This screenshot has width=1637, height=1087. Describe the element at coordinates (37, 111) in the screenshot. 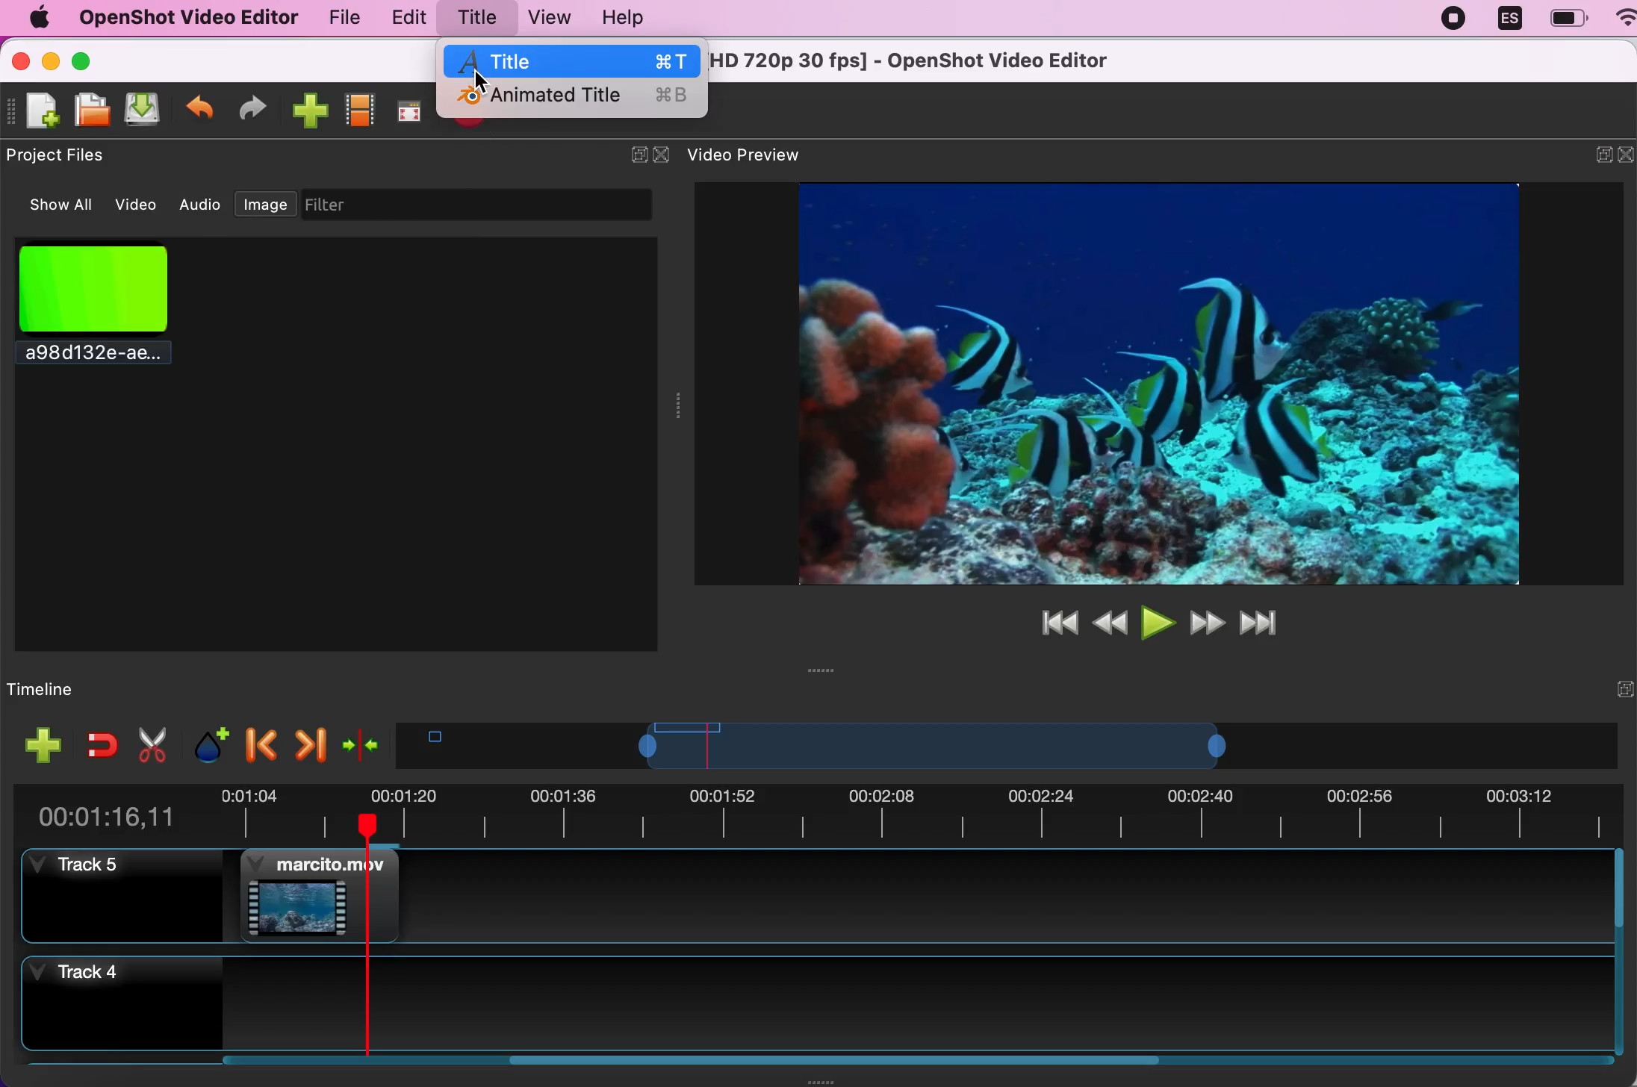

I see `new file` at that location.